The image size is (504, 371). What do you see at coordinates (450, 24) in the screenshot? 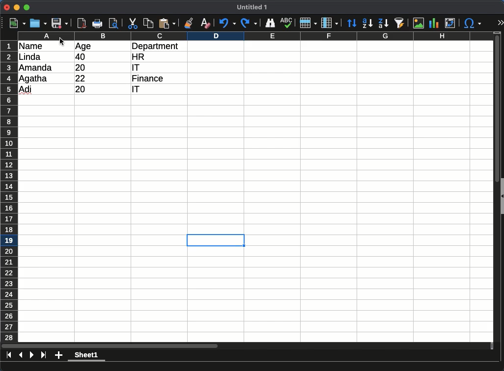
I see `pivot table` at bounding box center [450, 24].